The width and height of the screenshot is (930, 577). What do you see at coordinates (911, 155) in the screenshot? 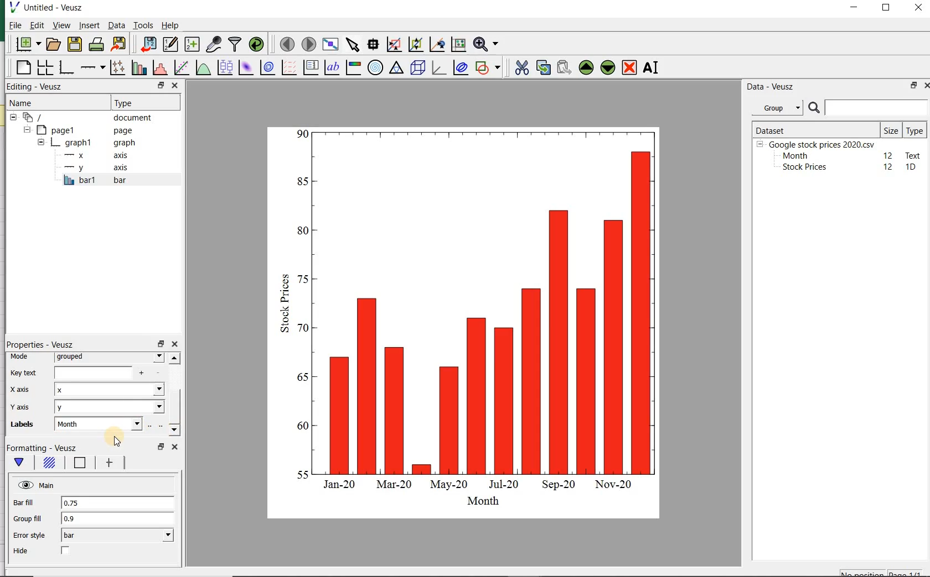
I see `text` at bounding box center [911, 155].